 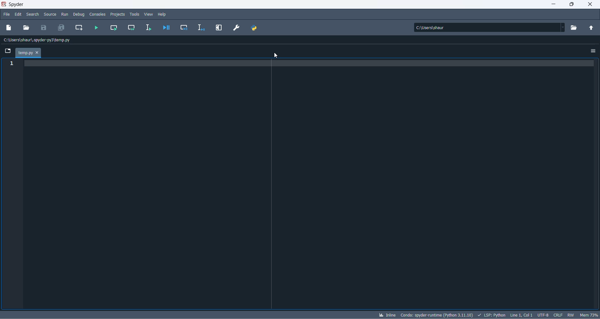 What do you see at coordinates (149, 14) in the screenshot?
I see `view` at bounding box center [149, 14].